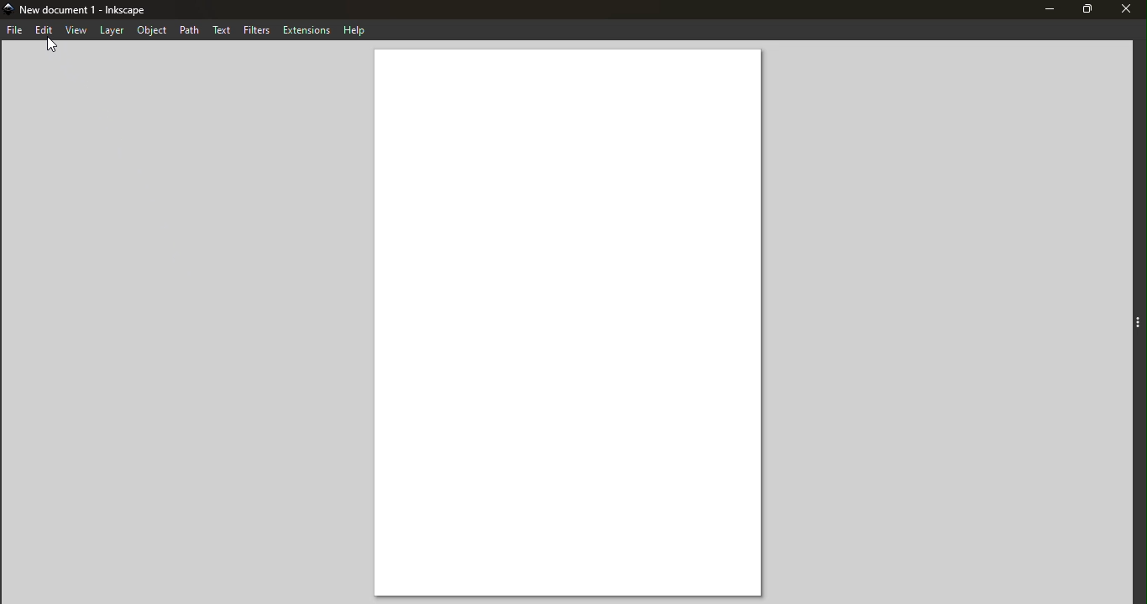  I want to click on New document 1-Inbcipe, so click(87, 9).